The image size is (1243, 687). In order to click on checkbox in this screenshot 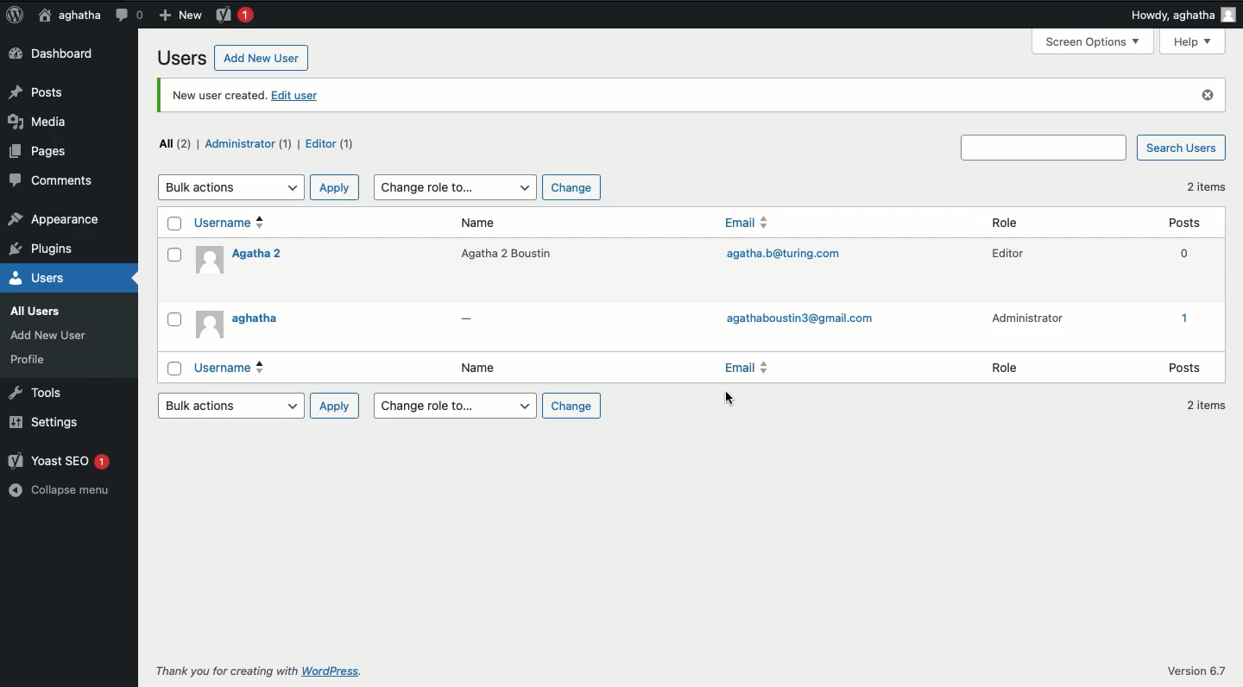, I will do `click(177, 368)`.